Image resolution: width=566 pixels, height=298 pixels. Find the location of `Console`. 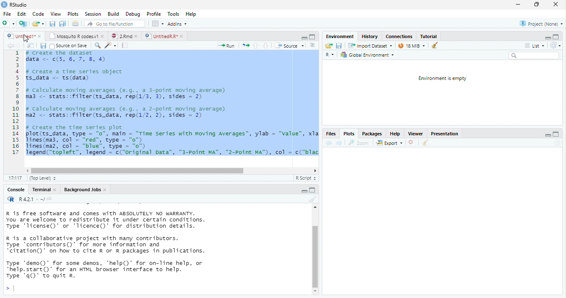

Console is located at coordinates (15, 190).